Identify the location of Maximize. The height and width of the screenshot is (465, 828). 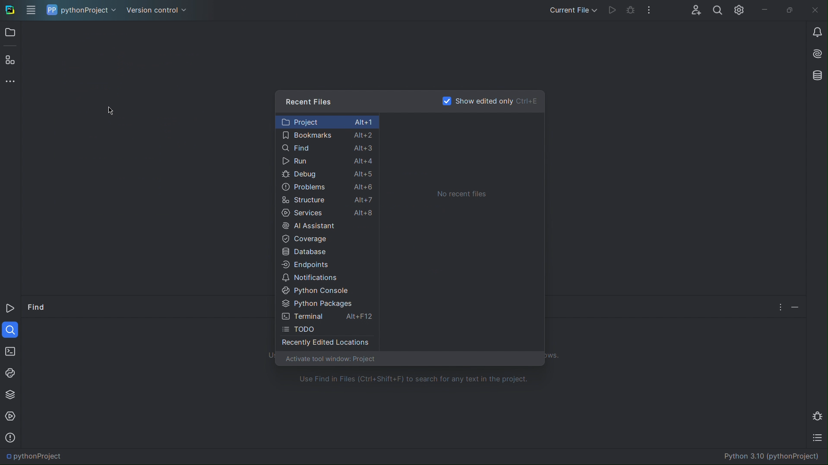
(791, 11).